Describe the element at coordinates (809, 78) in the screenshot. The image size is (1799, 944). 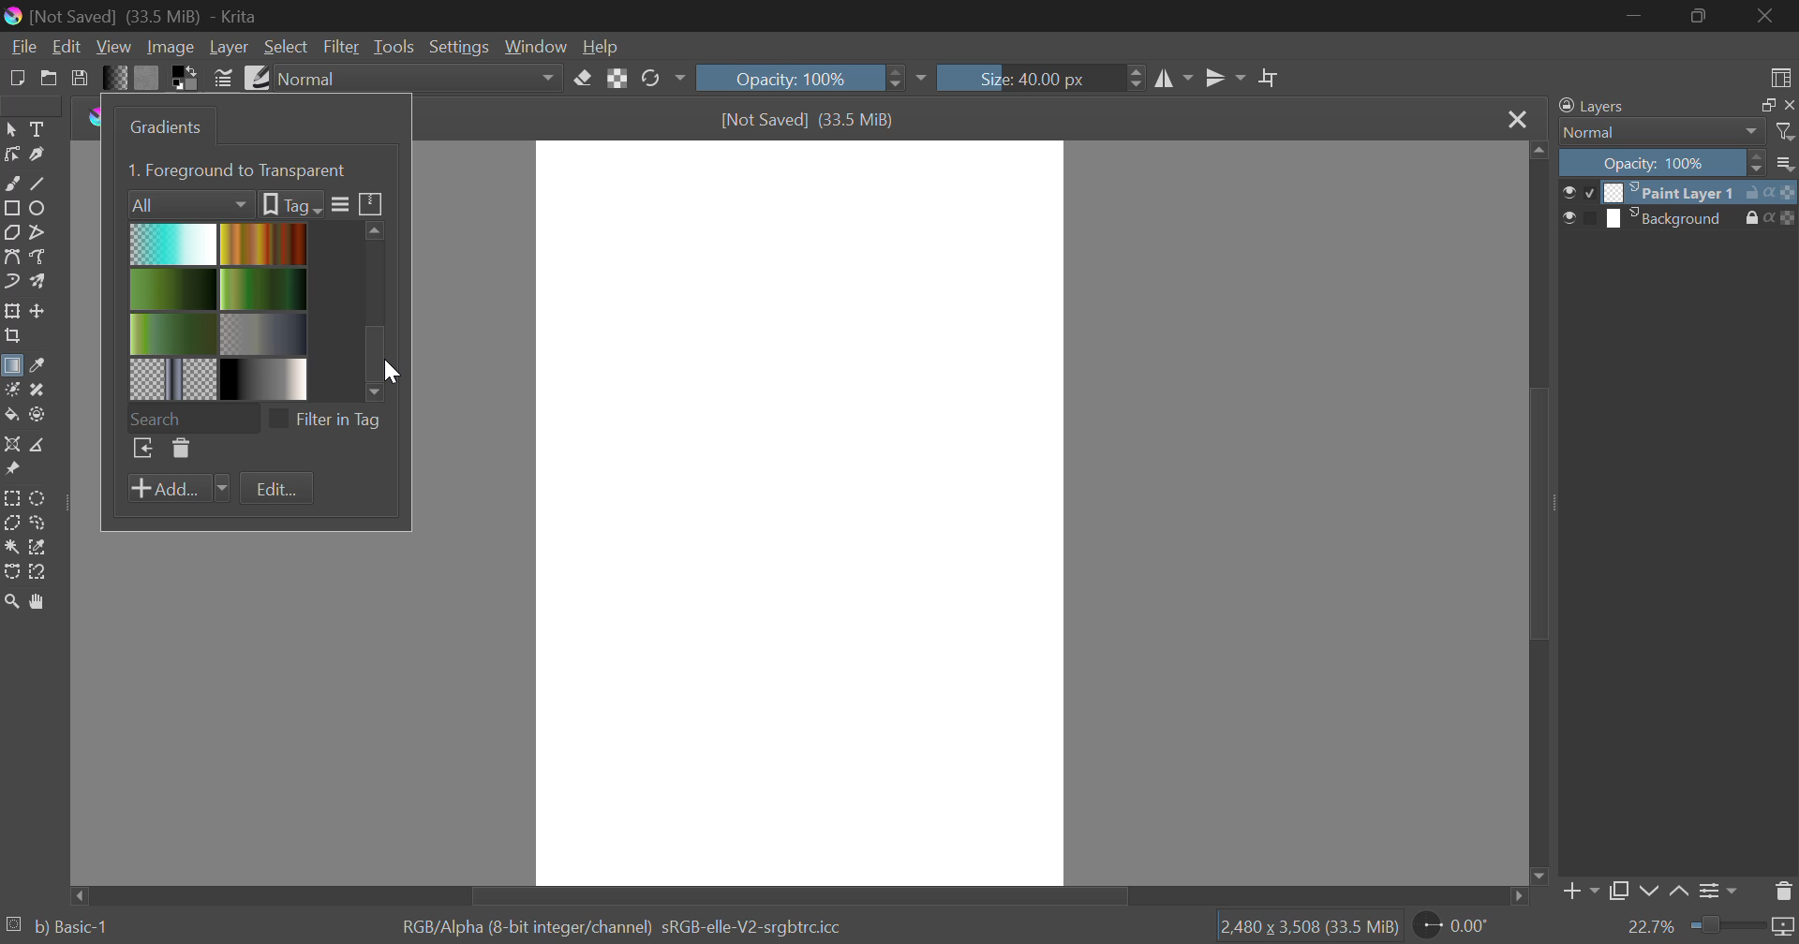
I see `Opacity: 100%` at that location.